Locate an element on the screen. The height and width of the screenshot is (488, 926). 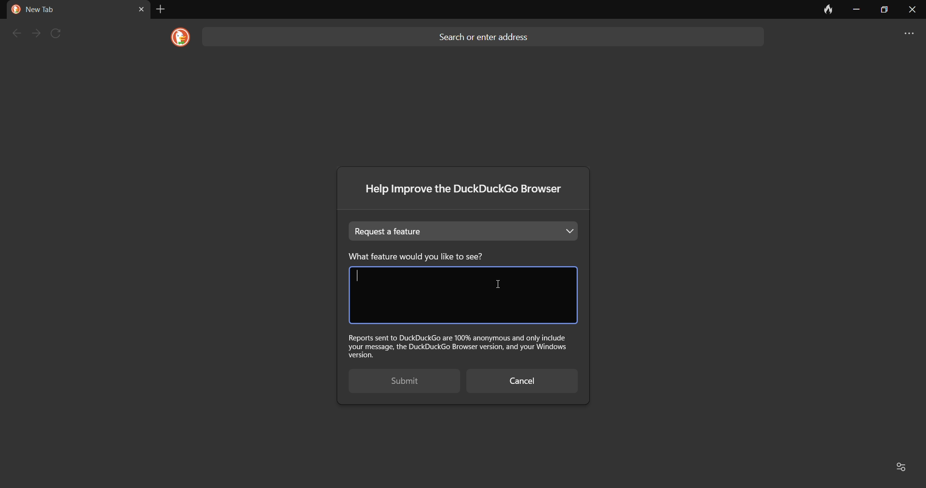
cancel is located at coordinates (521, 382).